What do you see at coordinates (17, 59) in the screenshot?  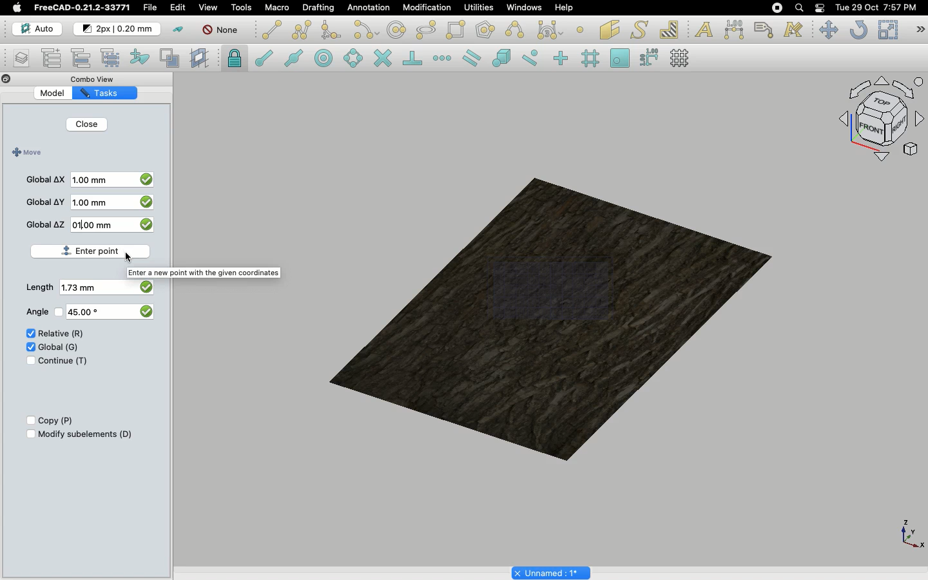 I see `Manage layers` at bounding box center [17, 59].